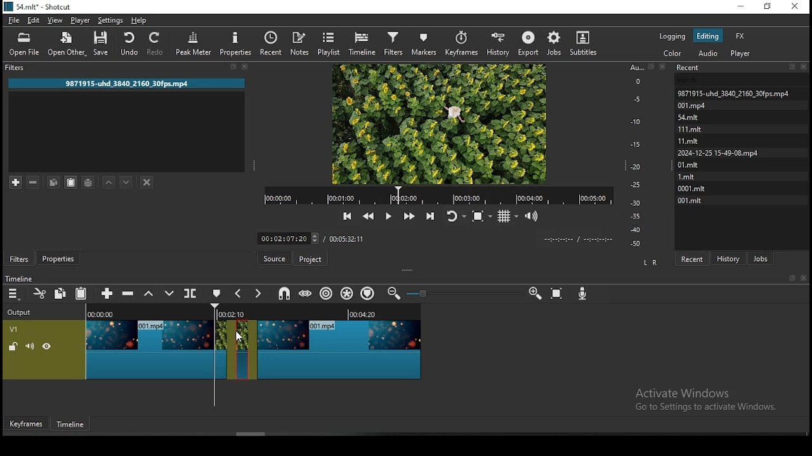 This screenshot has height=456, width=812. Describe the element at coordinates (14, 21) in the screenshot. I see `file` at that location.